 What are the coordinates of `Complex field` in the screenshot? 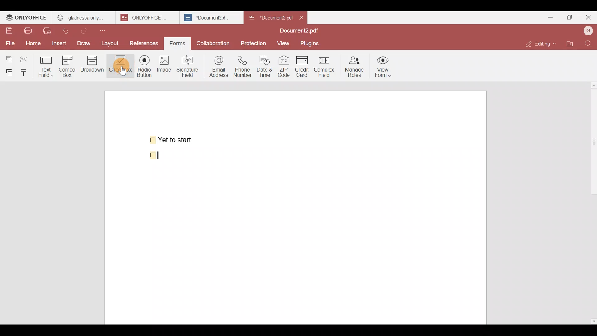 It's located at (323, 67).